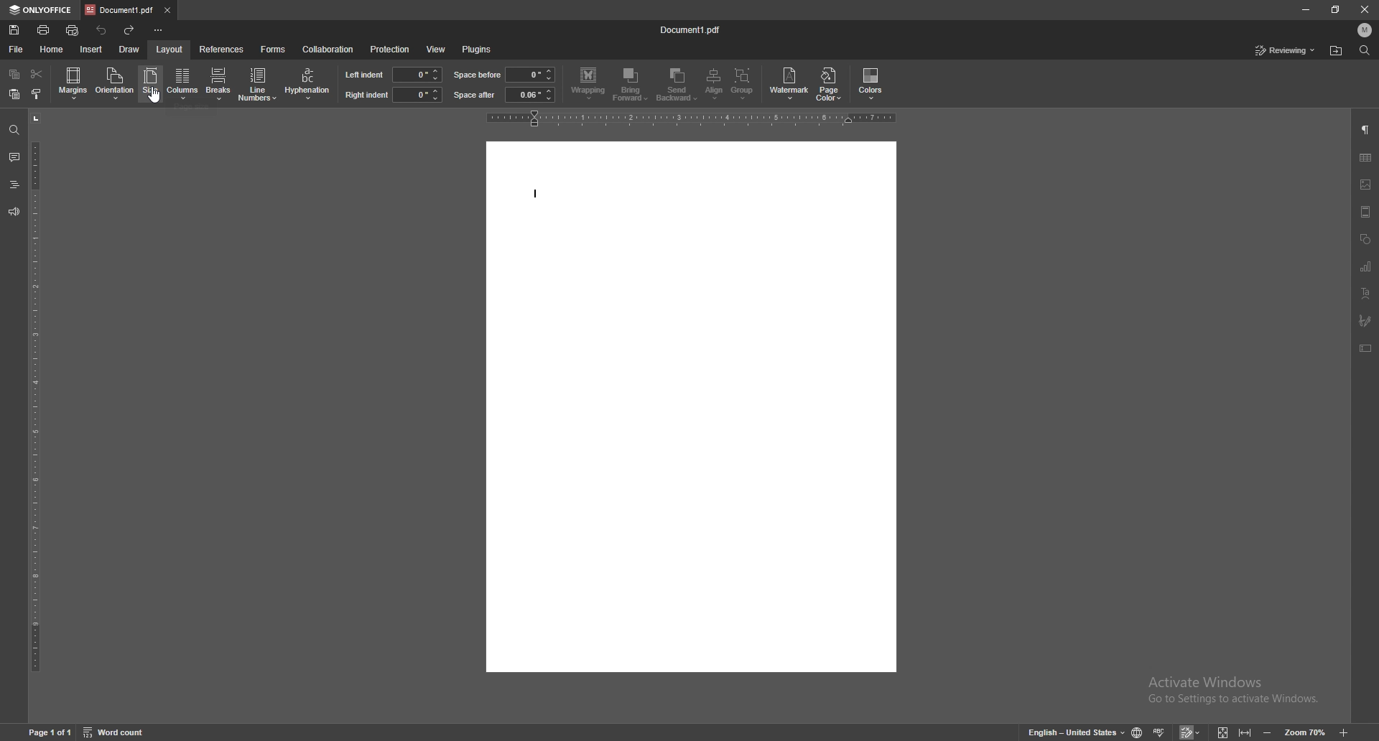 The height and width of the screenshot is (741, 1379). What do you see at coordinates (37, 93) in the screenshot?
I see `copy style` at bounding box center [37, 93].